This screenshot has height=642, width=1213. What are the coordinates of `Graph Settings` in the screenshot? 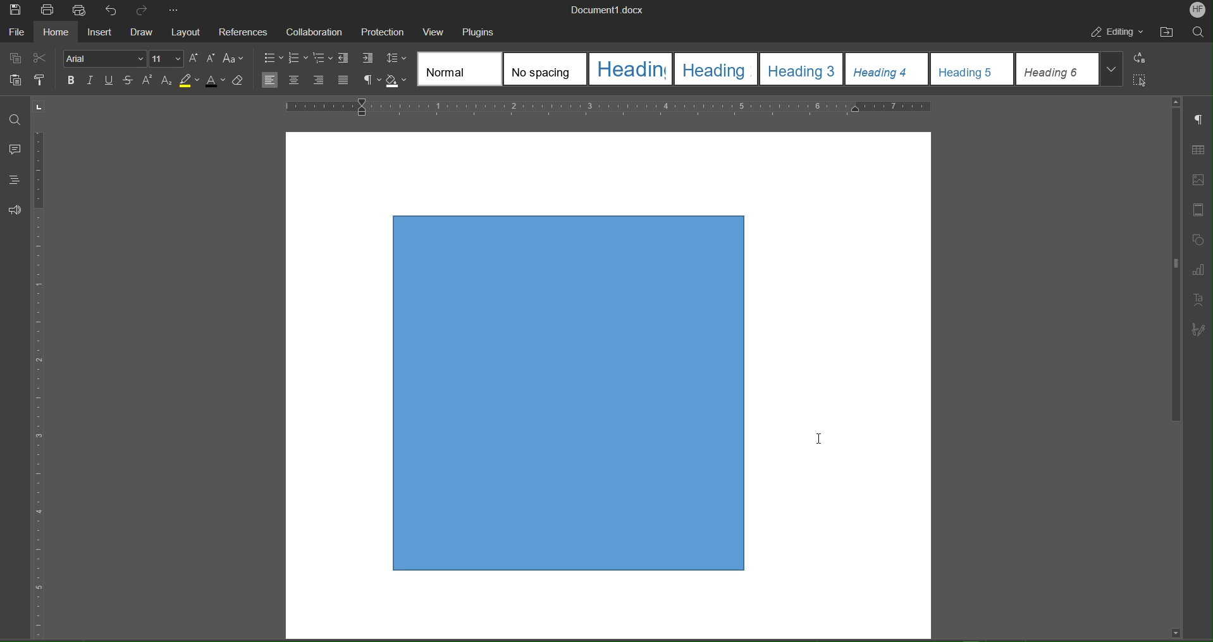 It's located at (1201, 270).